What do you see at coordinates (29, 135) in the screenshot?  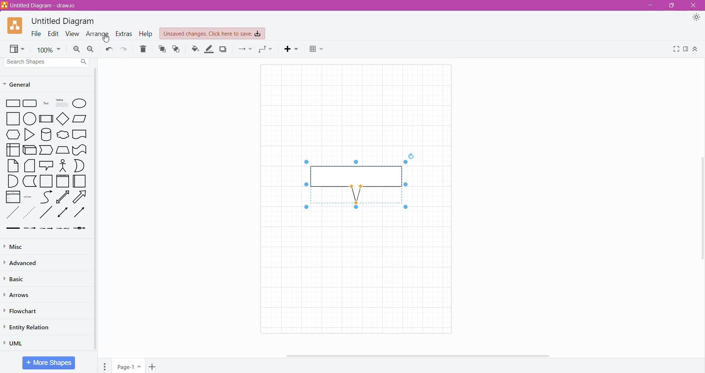 I see `triangle` at bounding box center [29, 135].